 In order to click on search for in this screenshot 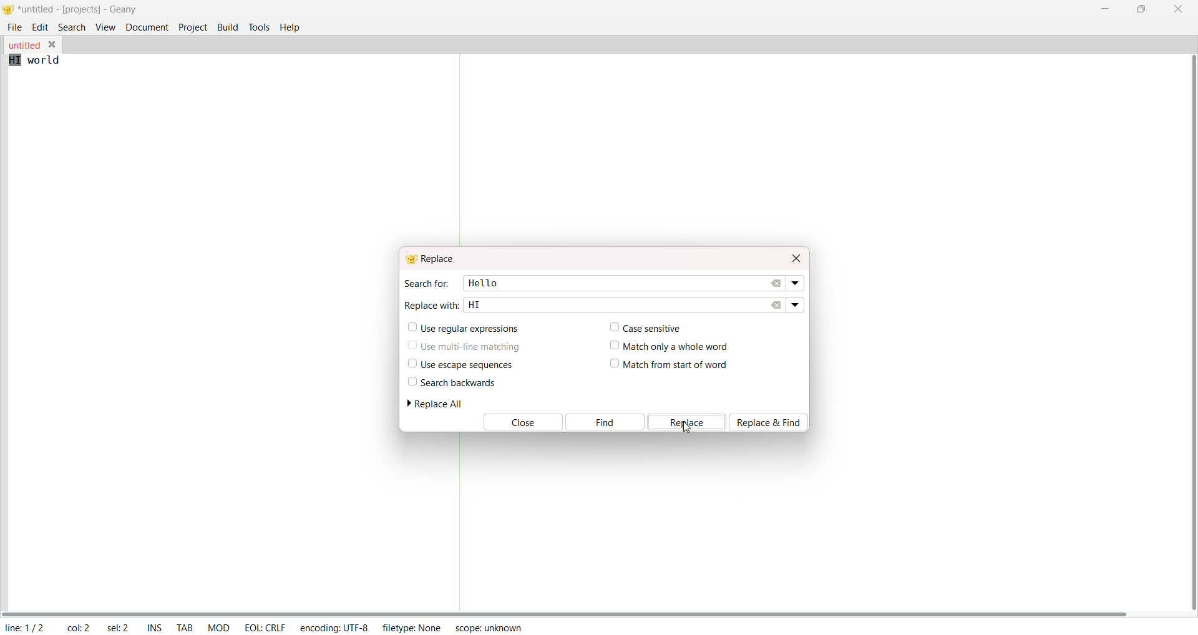, I will do `click(426, 283)`.